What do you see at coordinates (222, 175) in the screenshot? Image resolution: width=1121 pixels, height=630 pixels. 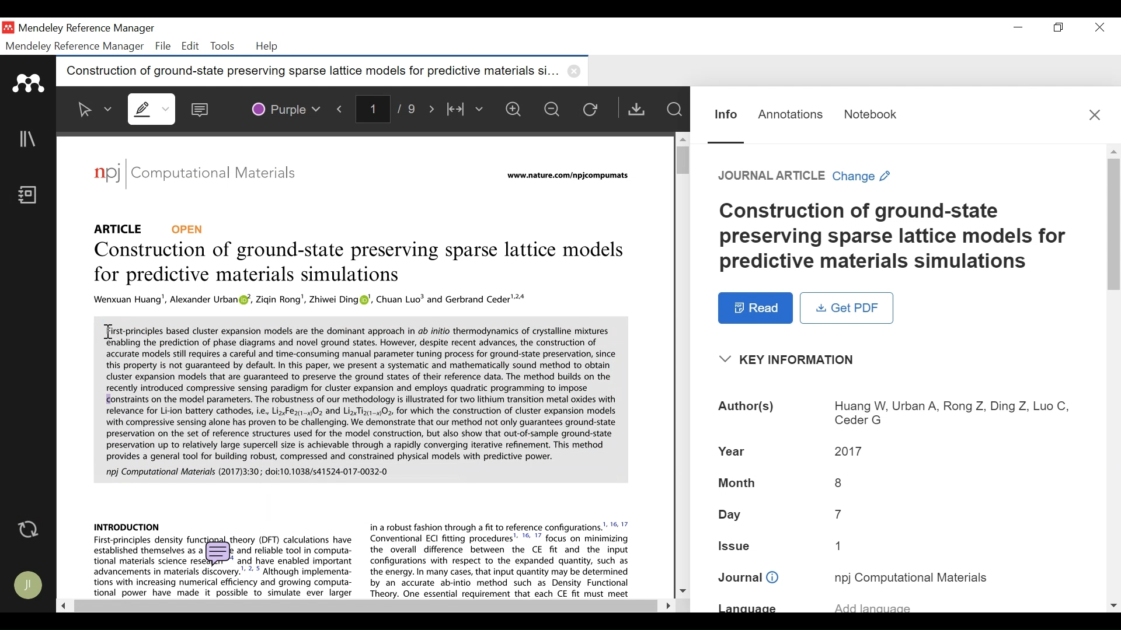 I see `Journal` at bounding box center [222, 175].